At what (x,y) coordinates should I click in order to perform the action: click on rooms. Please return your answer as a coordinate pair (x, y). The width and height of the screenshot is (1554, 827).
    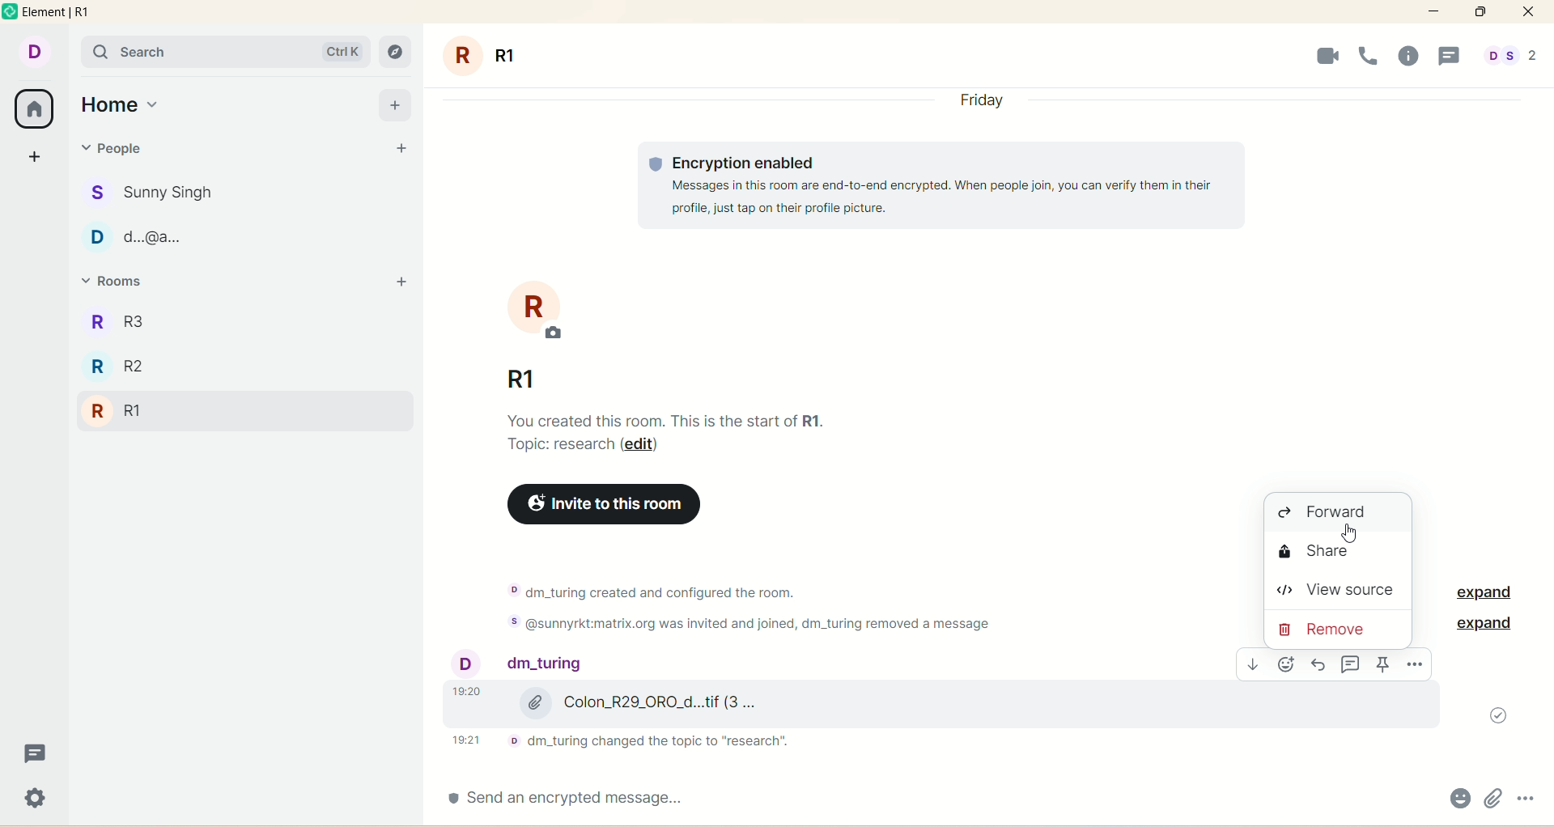
    Looking at the image, I should click on (125, 283).